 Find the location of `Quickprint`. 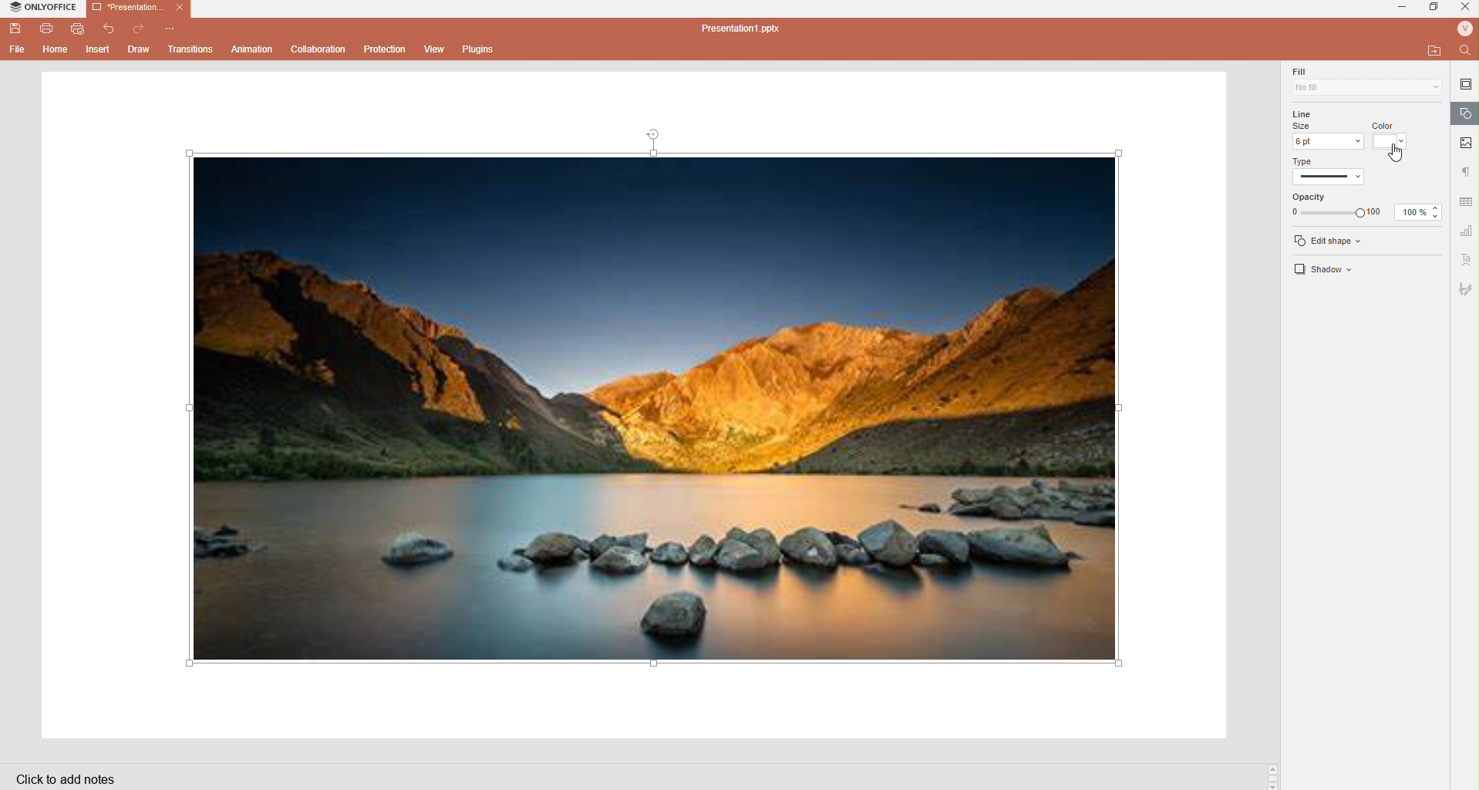

Quickprint is located at coordinates (79, 30).